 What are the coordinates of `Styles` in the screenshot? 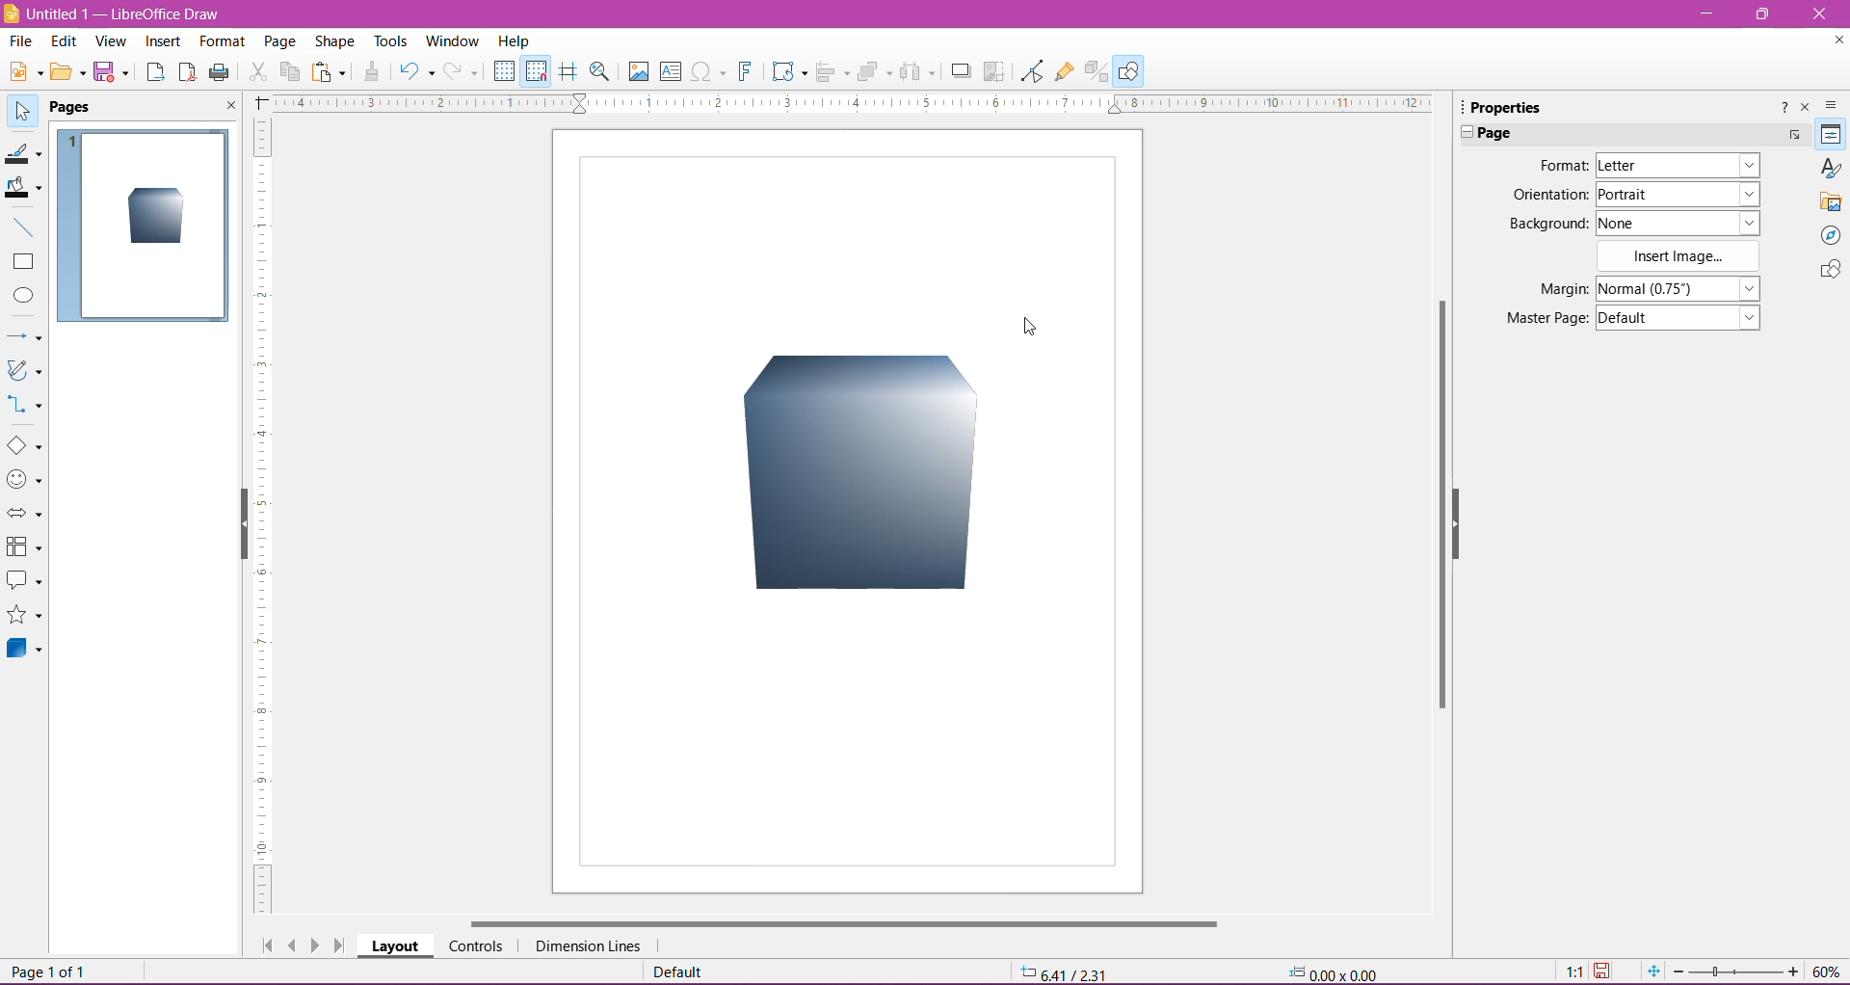 It's located at (1829, 168).